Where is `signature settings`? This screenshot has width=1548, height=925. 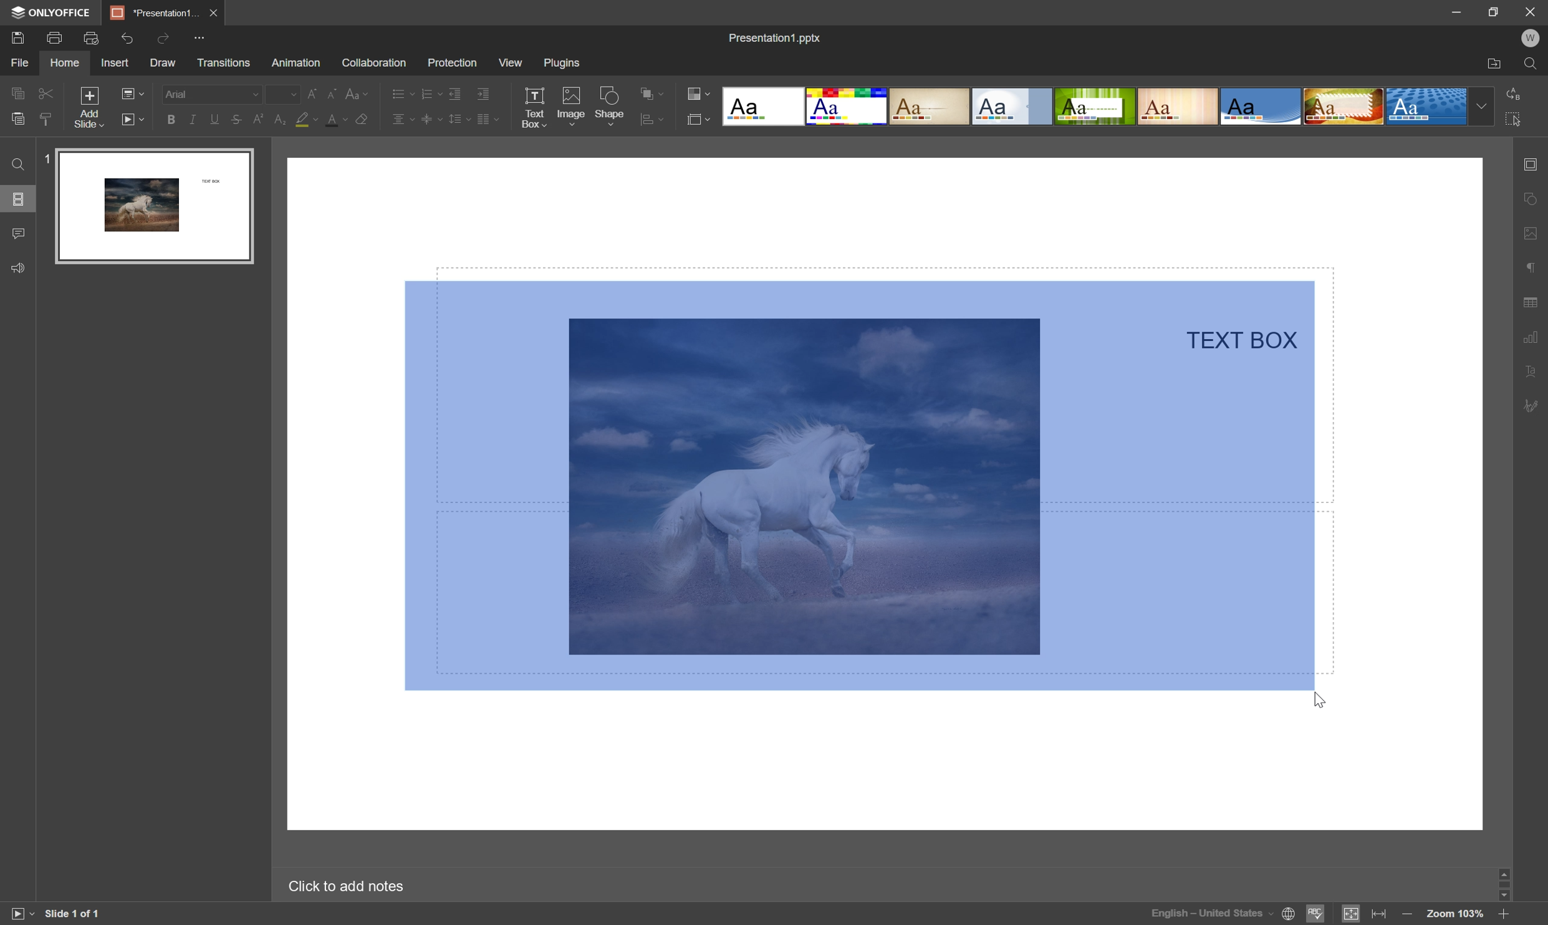 signature settings is located at coordinates (1531, 408).